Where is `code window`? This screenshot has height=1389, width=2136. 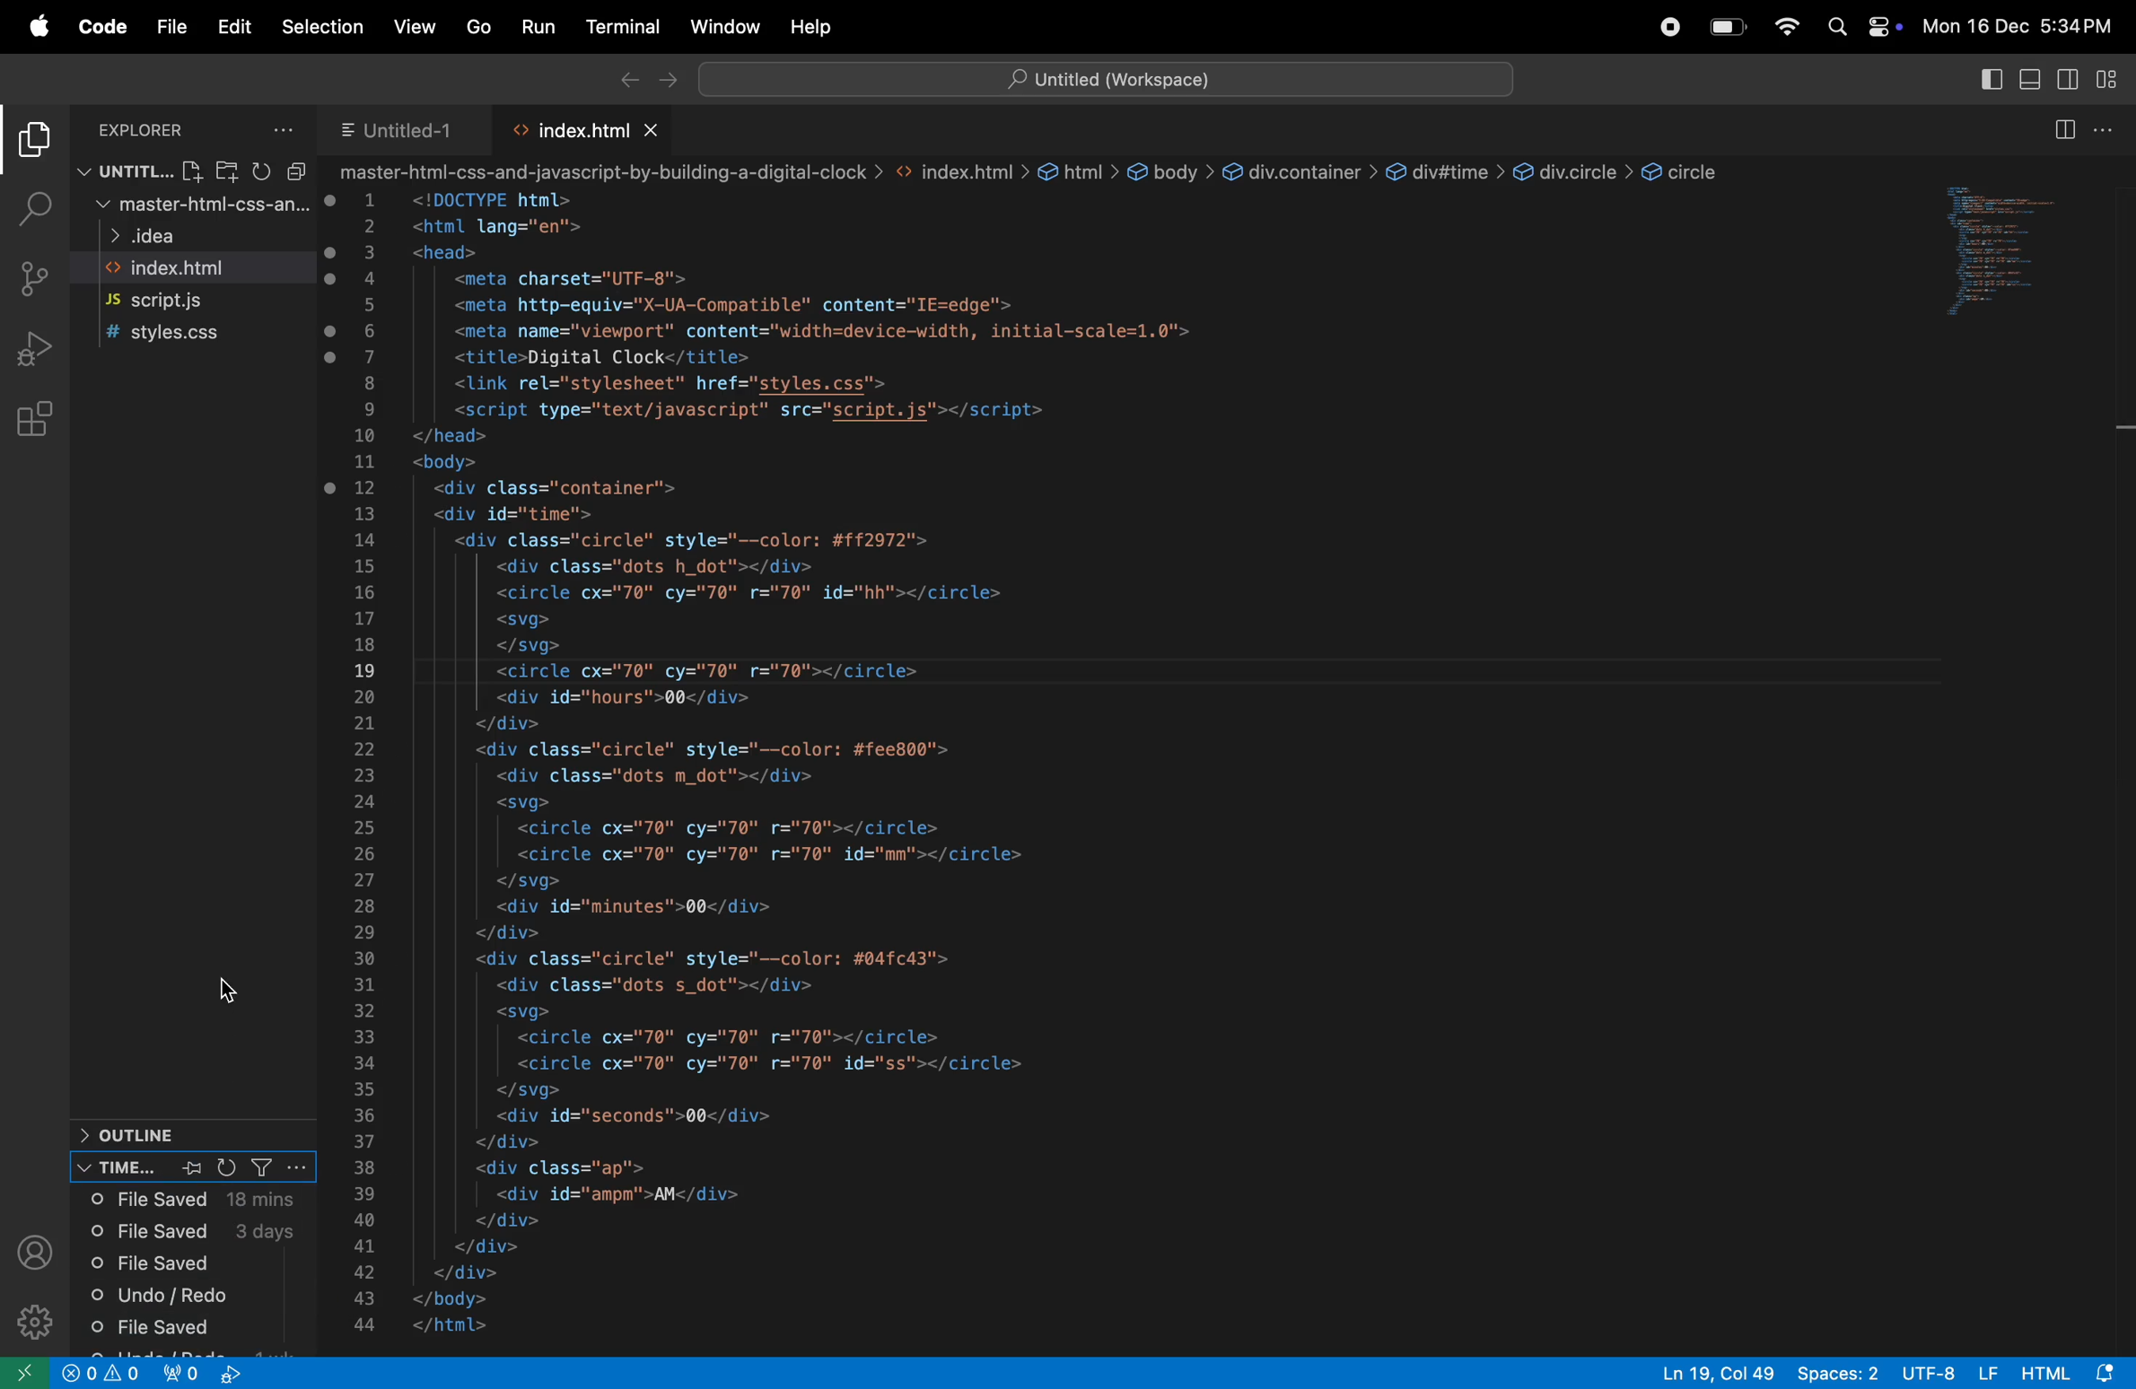 code window is located at coordinates (2020, 247).